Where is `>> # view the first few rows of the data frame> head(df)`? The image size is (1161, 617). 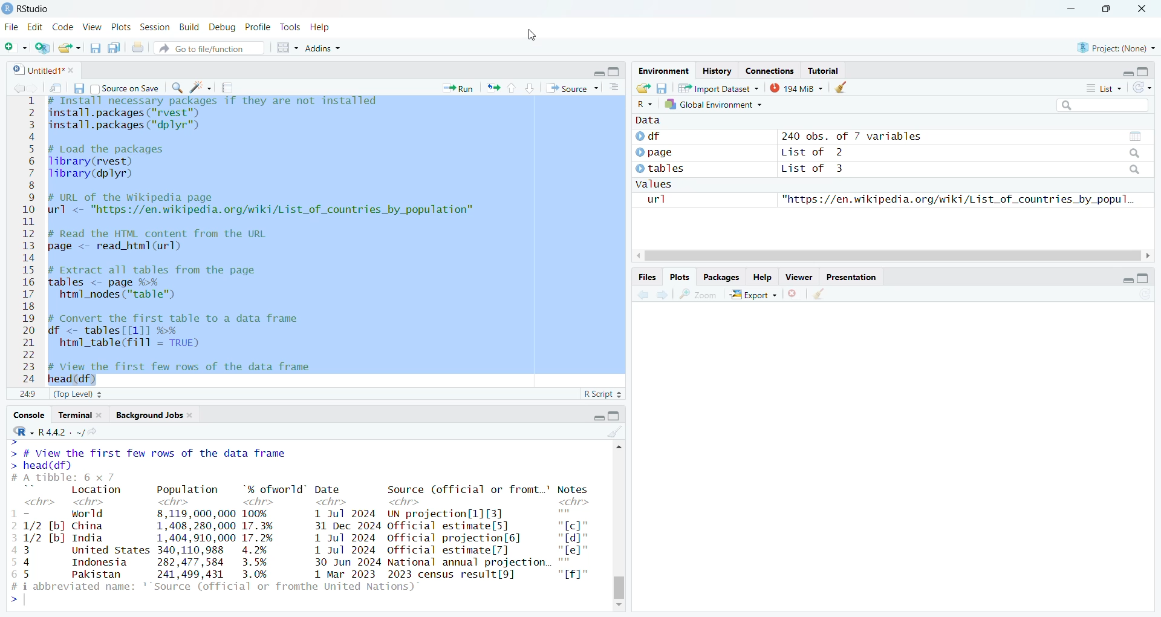 >> # view the first few rows of the data frame> head(df) is located at coordinates (149, 455).